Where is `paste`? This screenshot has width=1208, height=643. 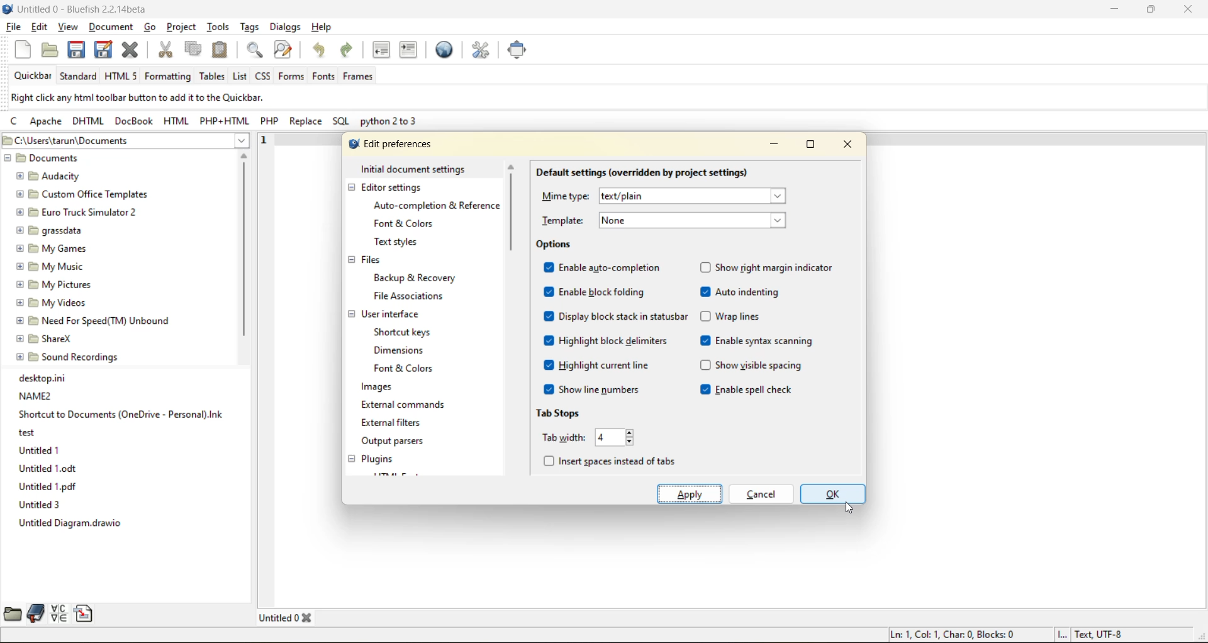 paste is located at coordinates (221, 50).